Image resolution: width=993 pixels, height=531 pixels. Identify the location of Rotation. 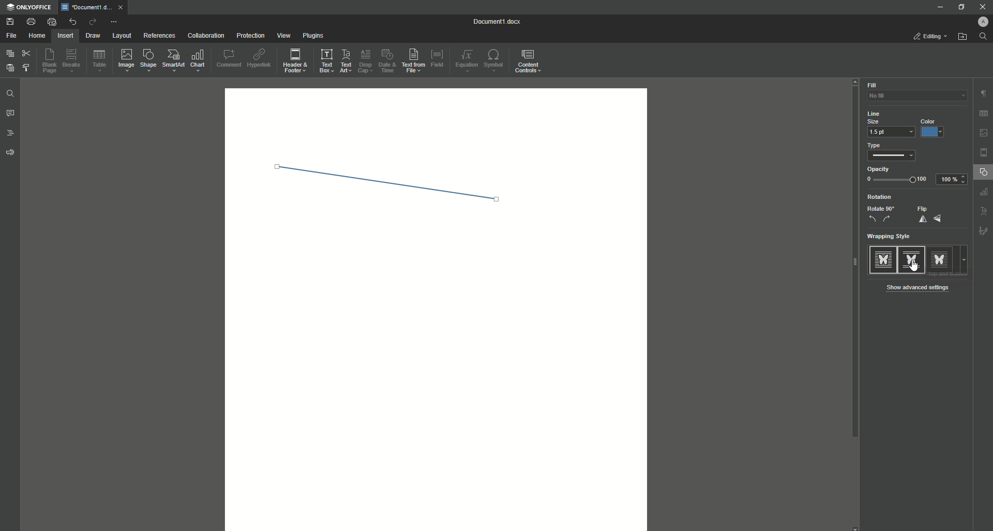
(878, 197).